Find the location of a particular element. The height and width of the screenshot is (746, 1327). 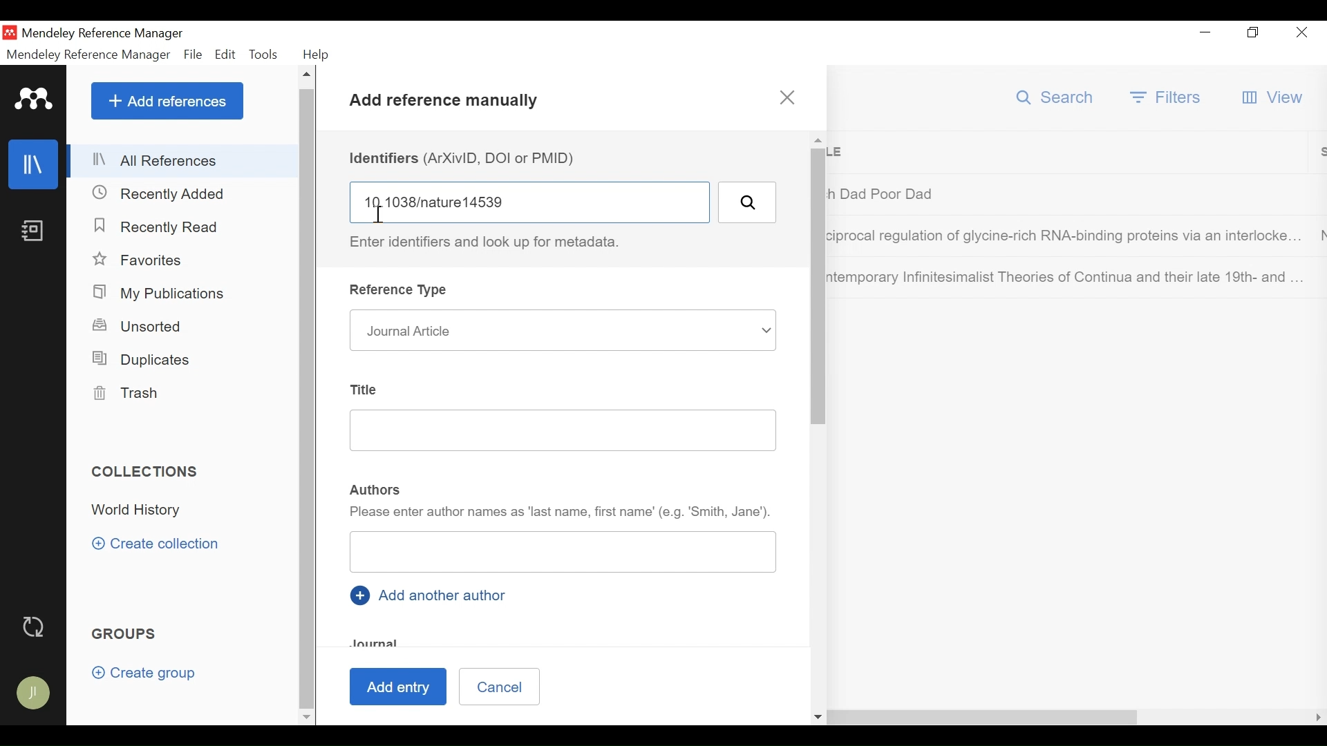

My Publication is located at coordinates (161, 293).